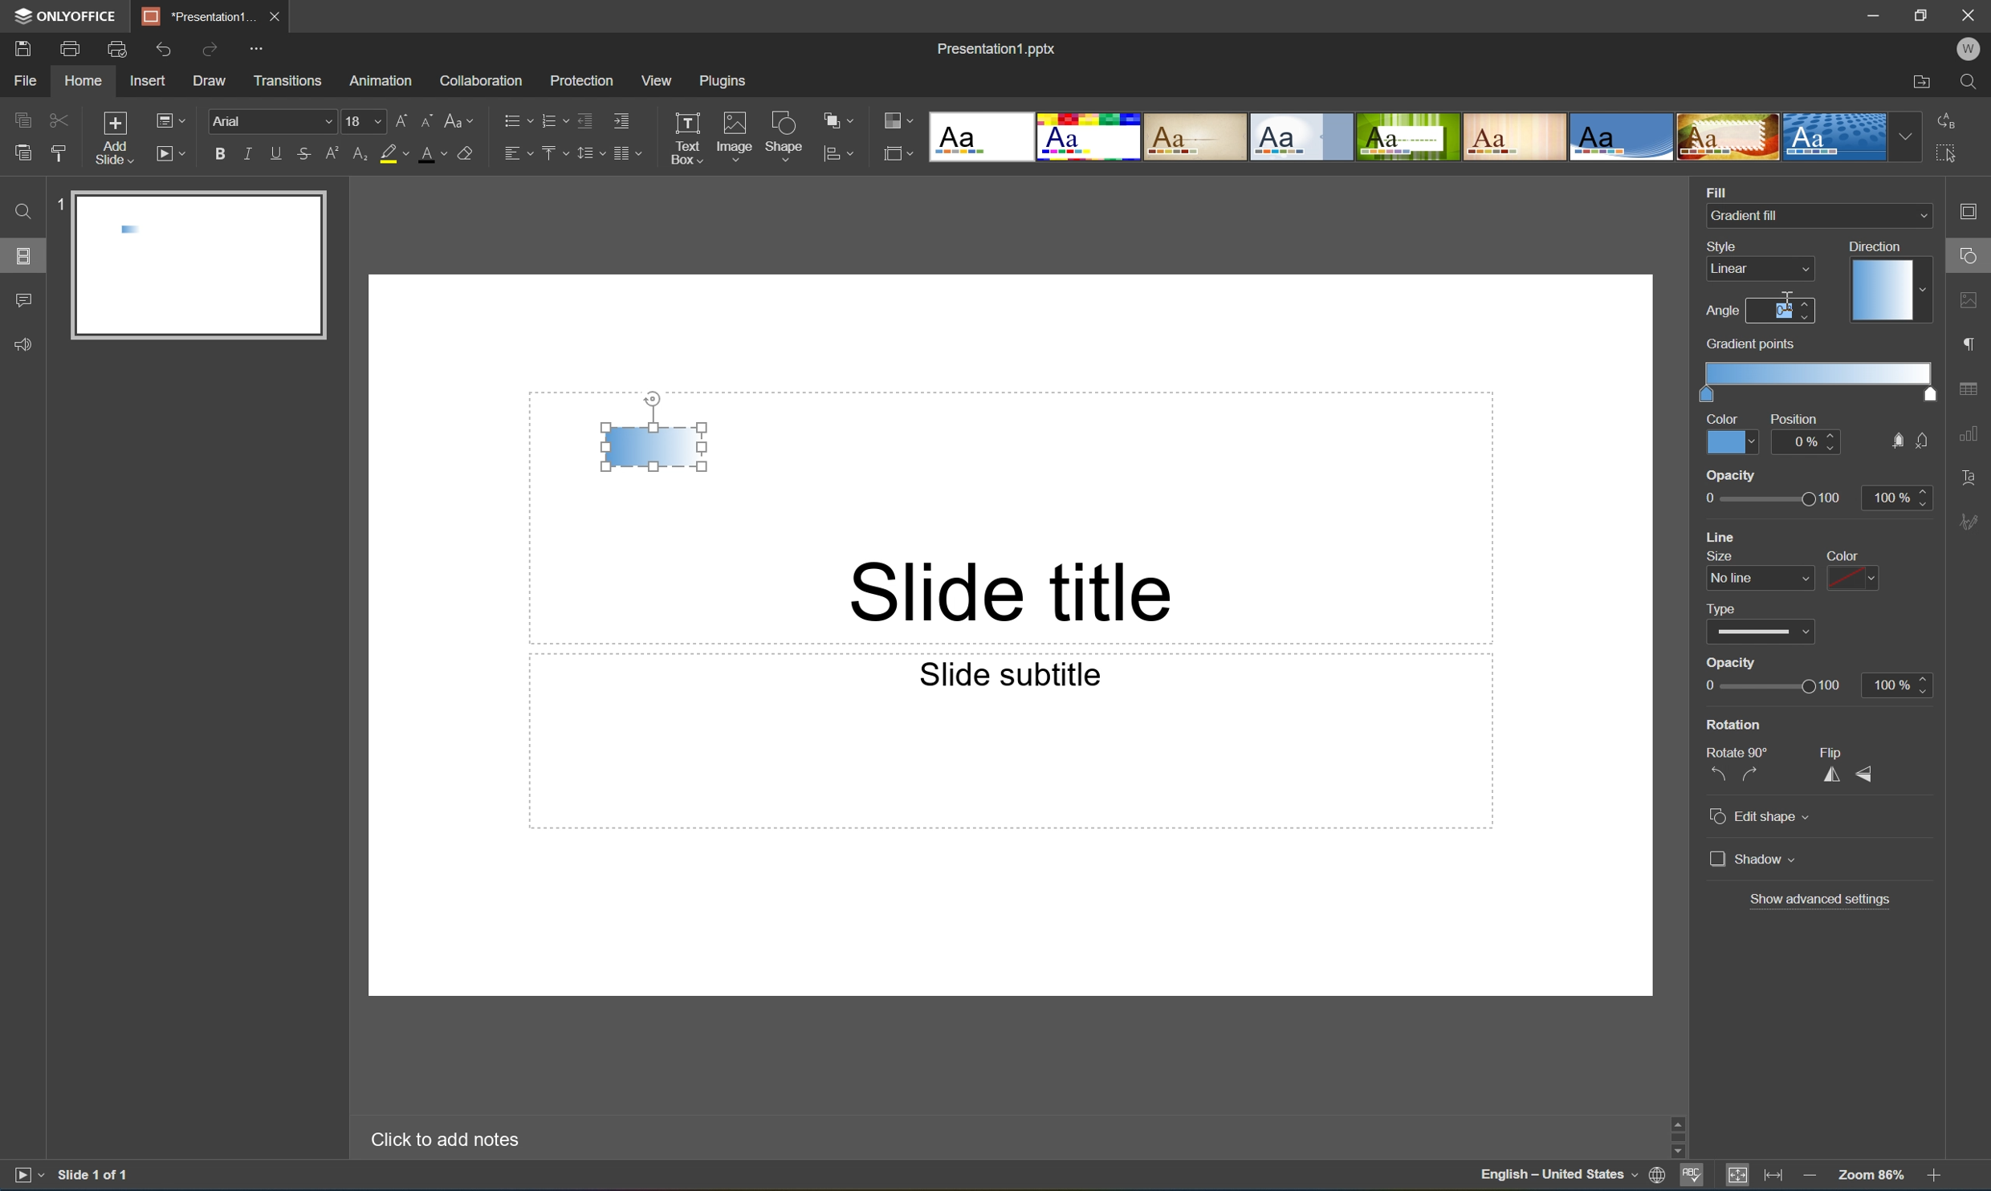 The image size is (1991, 1191). I want to click on Signature settings, so click(1973, 520).